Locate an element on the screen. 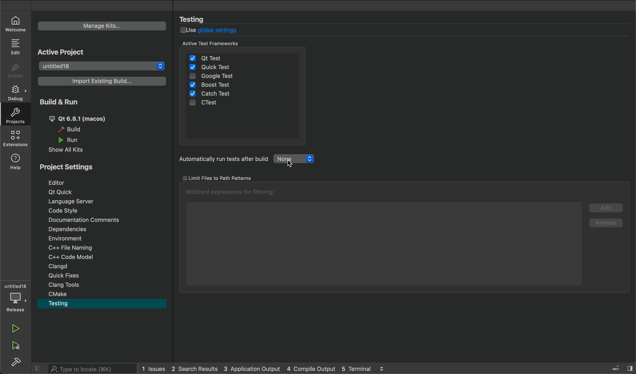  untitled 18 is located at coordinates (100, 67).